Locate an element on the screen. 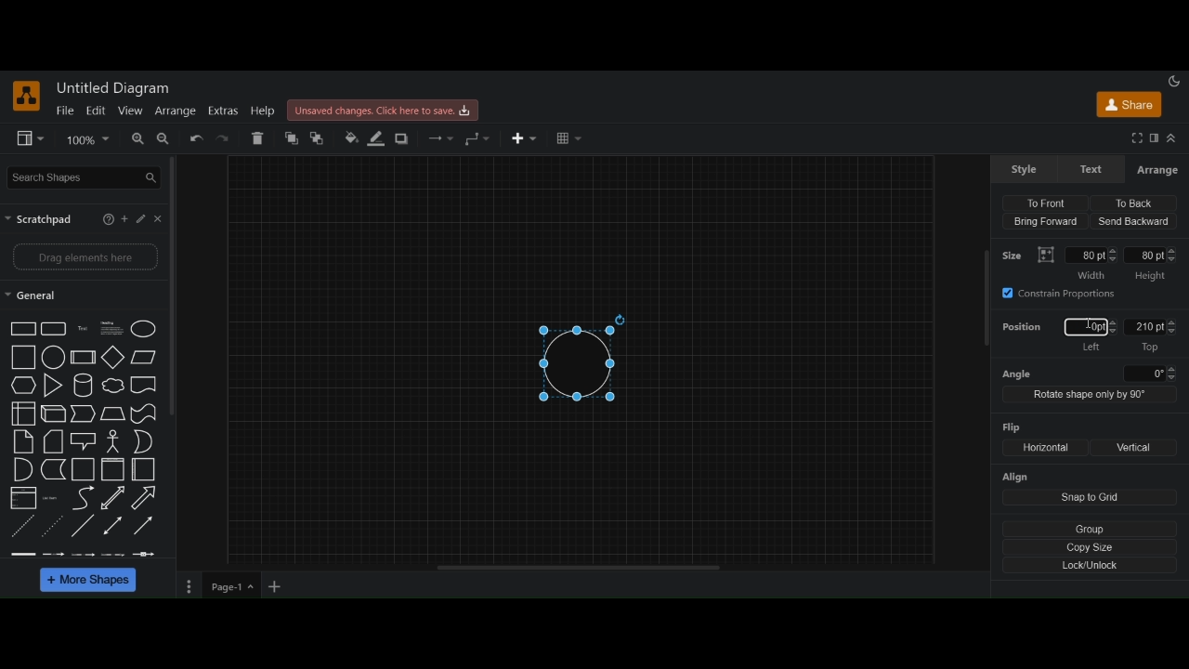  diamond is located at coordinates (114, 359).